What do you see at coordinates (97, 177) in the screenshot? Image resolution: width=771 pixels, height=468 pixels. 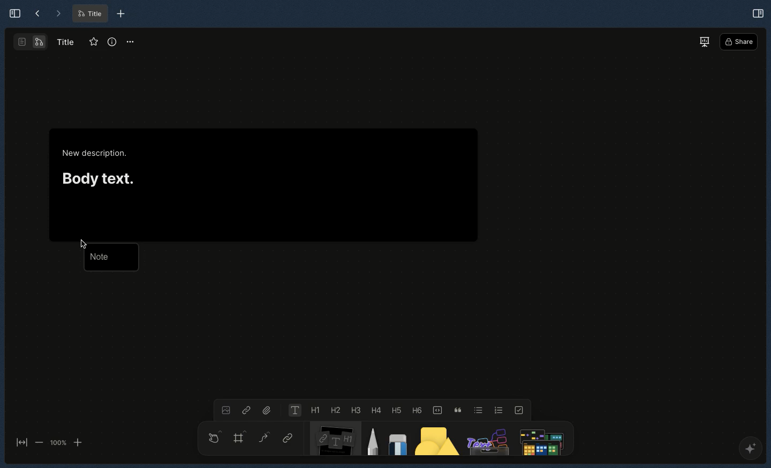 I see `Body text.` at bounding box center [97, 177].